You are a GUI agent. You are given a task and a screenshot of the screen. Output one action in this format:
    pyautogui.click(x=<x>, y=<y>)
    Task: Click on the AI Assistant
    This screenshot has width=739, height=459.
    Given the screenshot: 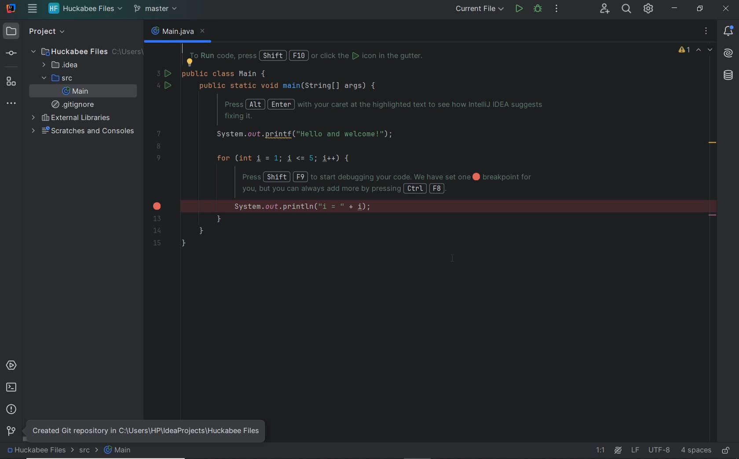 What is the action you would take?
    pyautogui.click(x=728, y=53)
    